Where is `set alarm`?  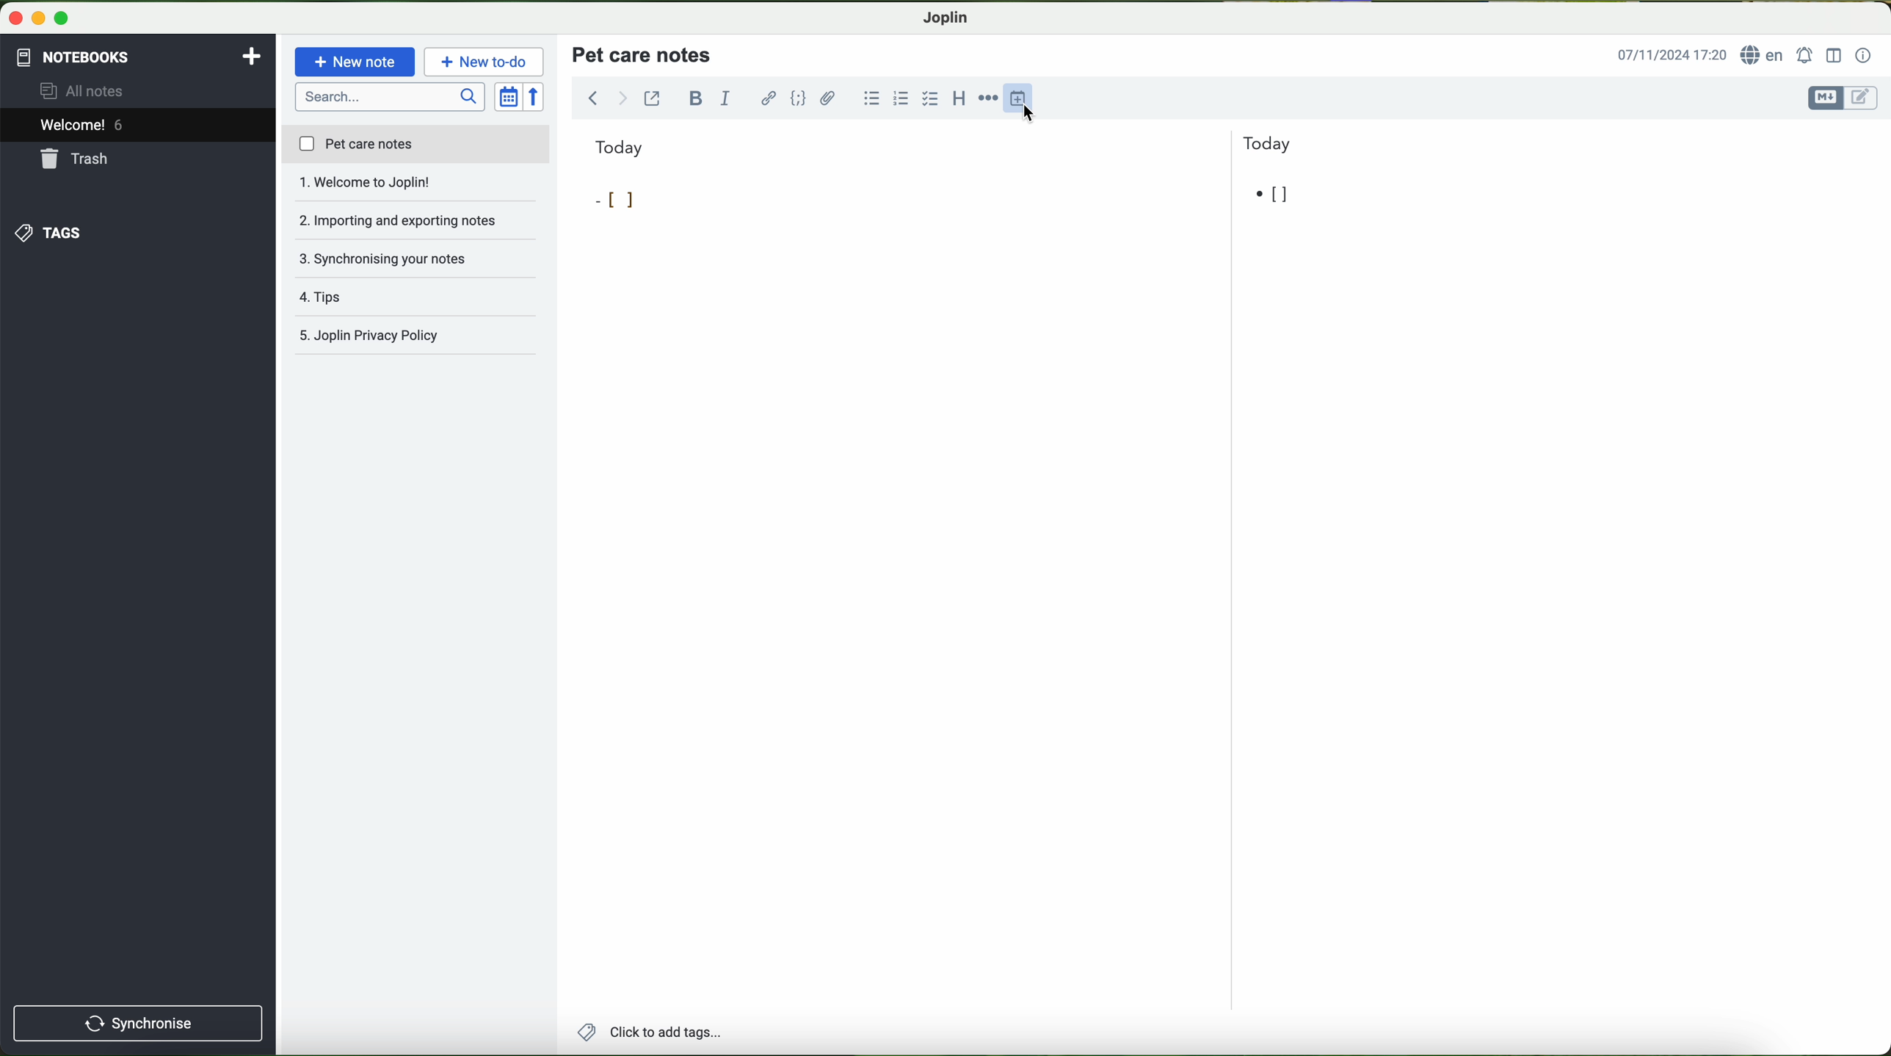 set alarm is located at coordinates (1807, 55).